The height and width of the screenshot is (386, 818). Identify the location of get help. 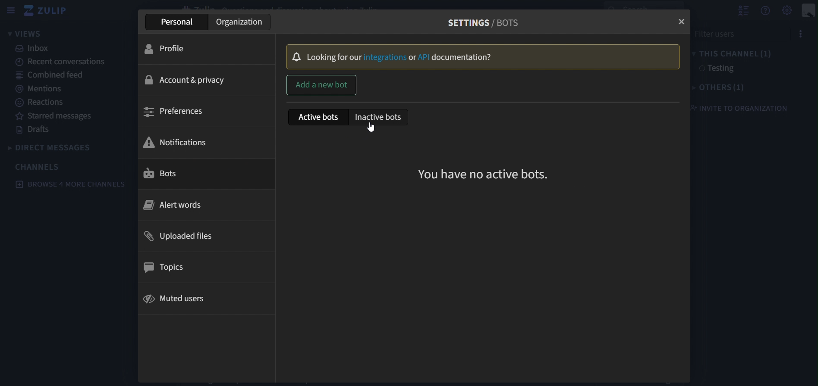
(766, 11).